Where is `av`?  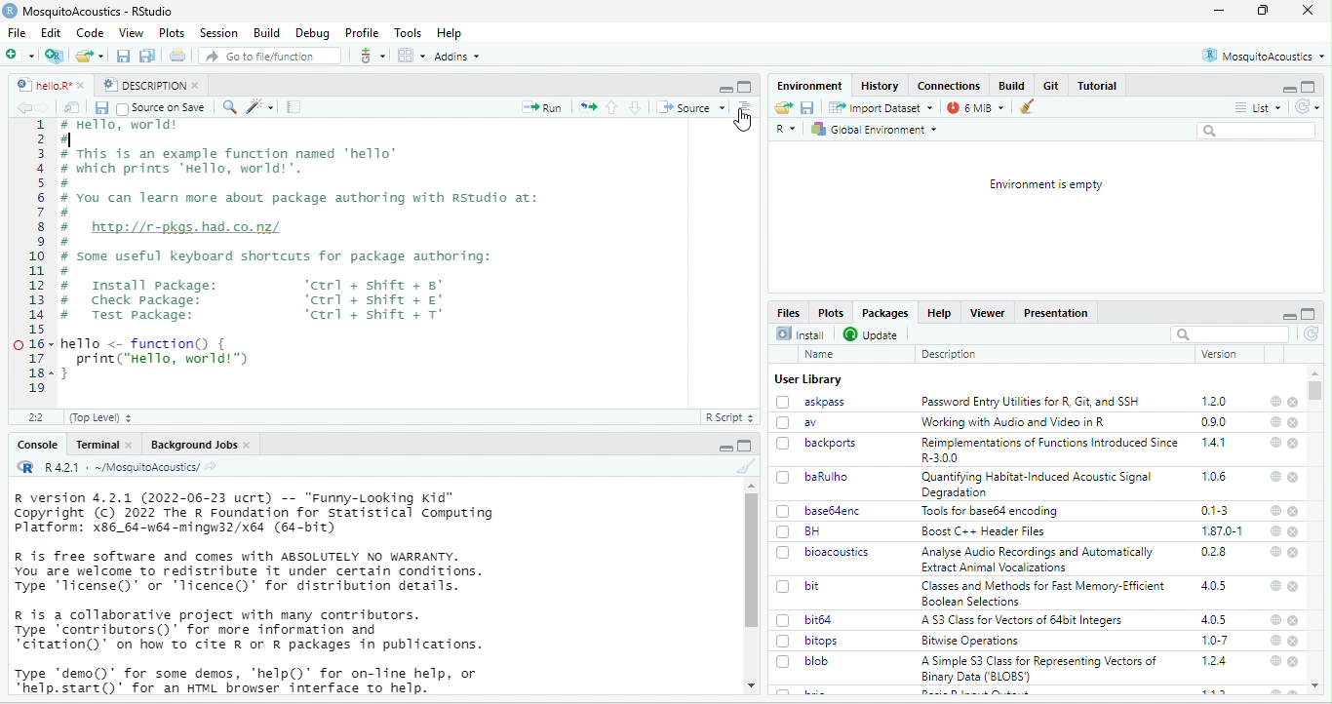 av is located at coordinates (803, 422).